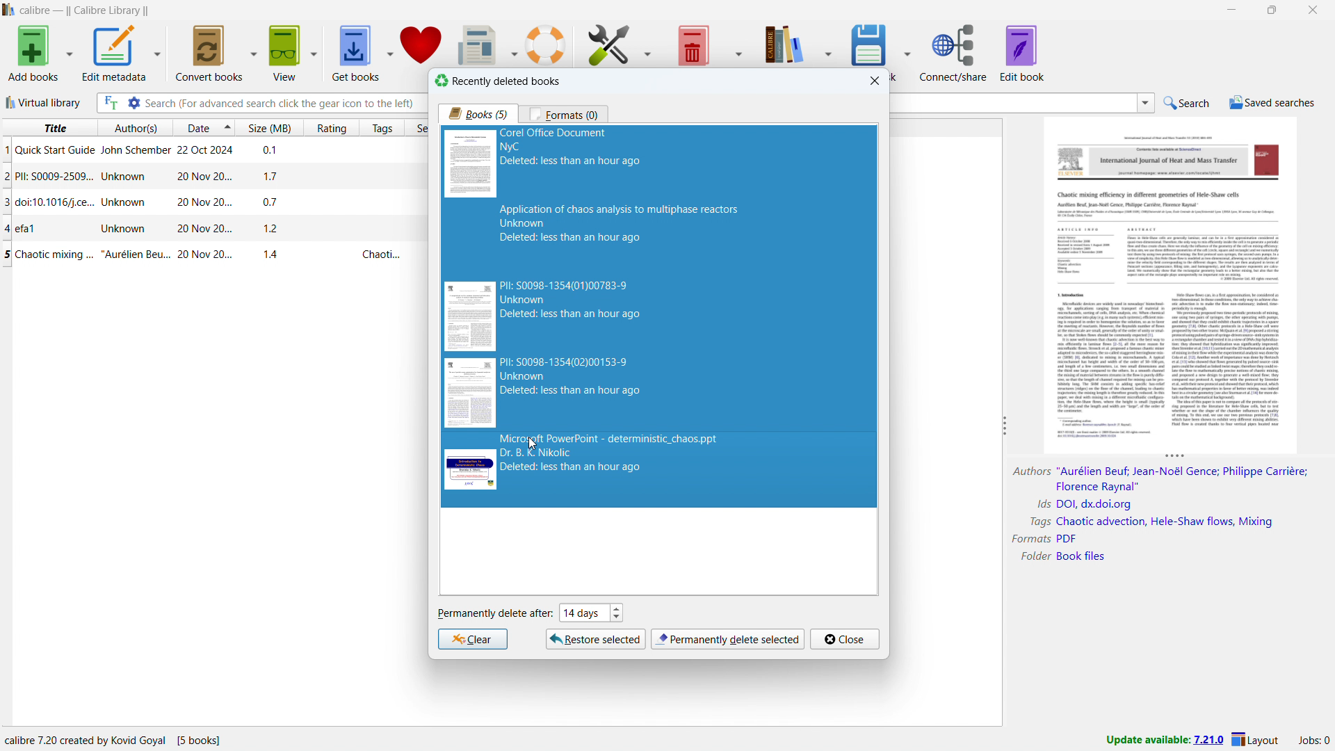 The height and width of the screenshot is (751, 1335). I want to click on view options, so click(314, 52).